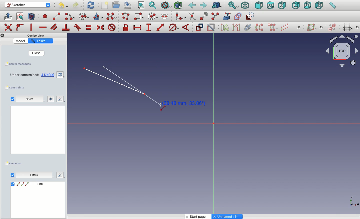 Image resolution: width=360 pixels, height=219 pixels. Describe the element at coordinates (186, 27) in the screenshot. I see `Constrain angle` at that location.